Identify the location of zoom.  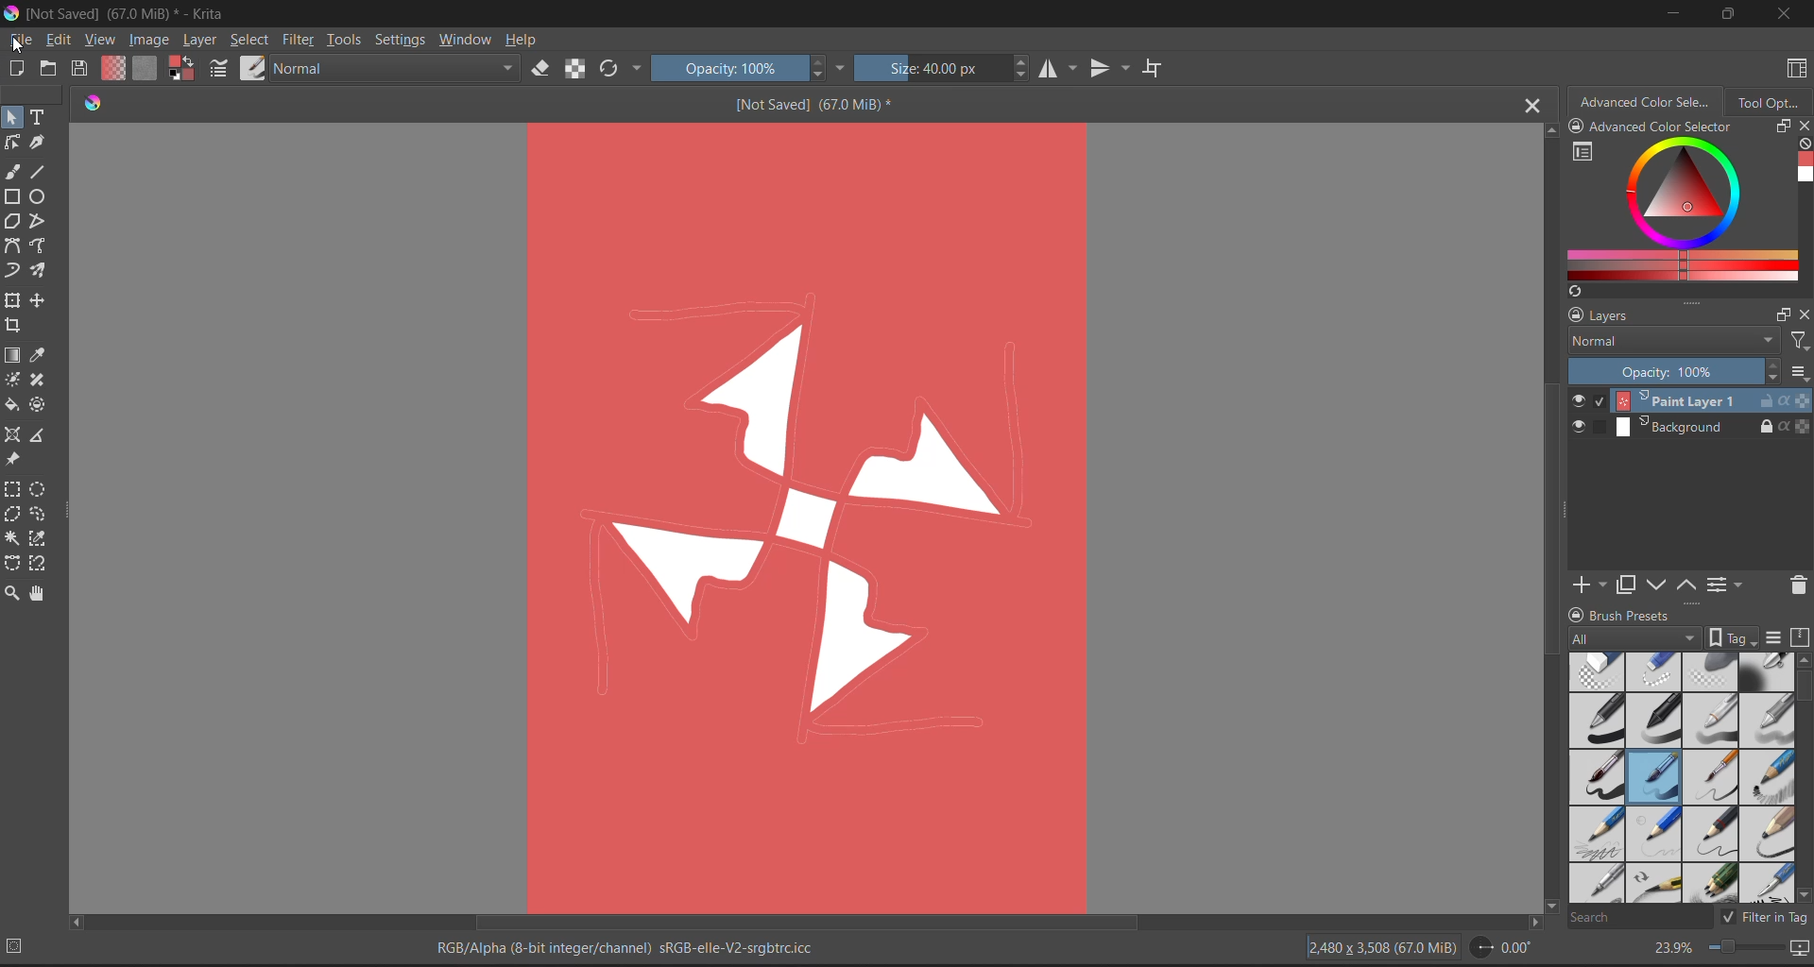
(1750, 949).